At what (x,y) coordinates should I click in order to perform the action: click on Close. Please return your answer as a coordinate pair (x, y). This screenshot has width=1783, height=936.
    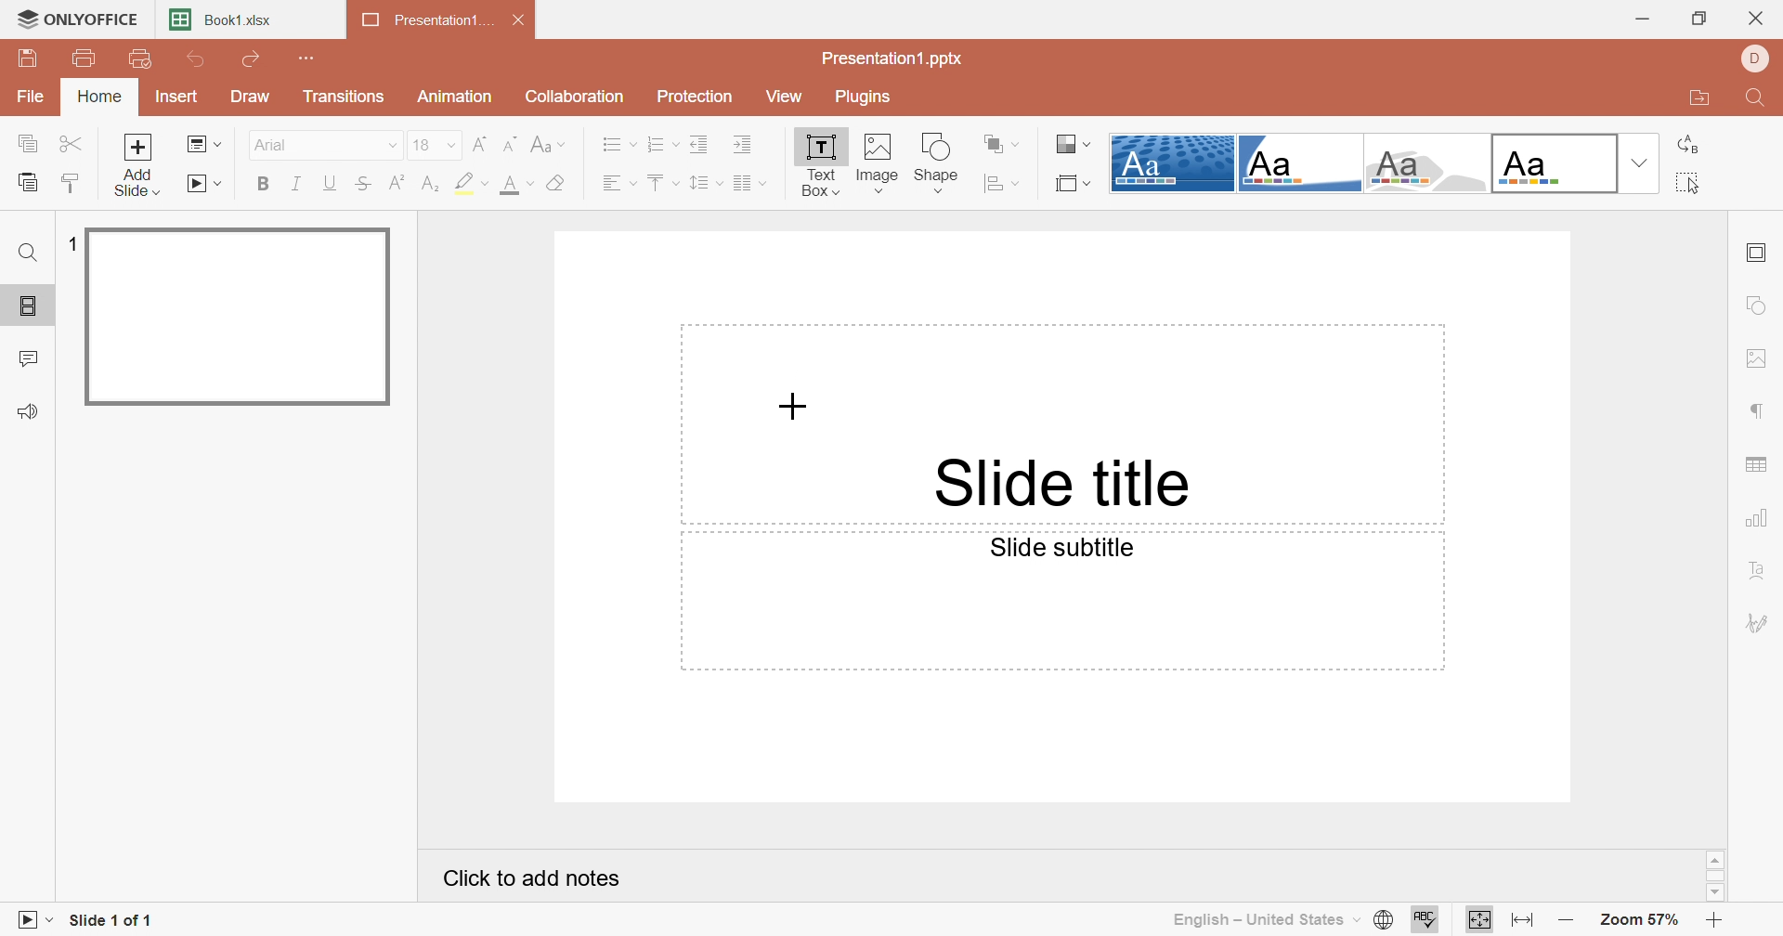
    Looking at the image, I should click on (518, 18).